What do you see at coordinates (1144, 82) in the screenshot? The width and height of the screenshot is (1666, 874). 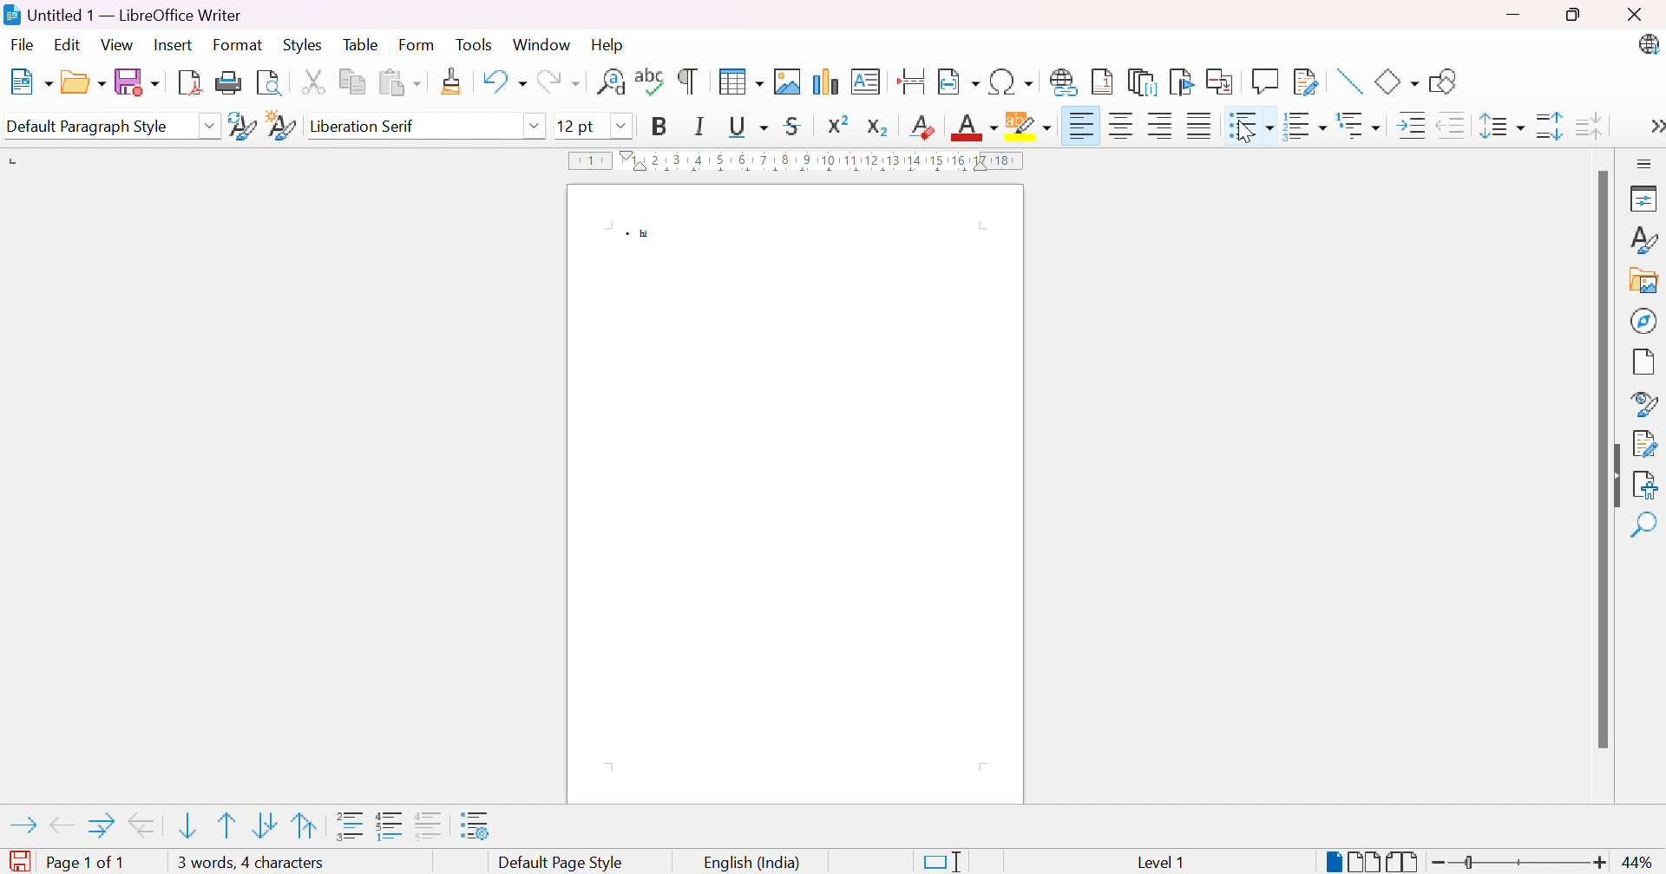 I see `Insert endnote` at bounding box center [1144, 82].